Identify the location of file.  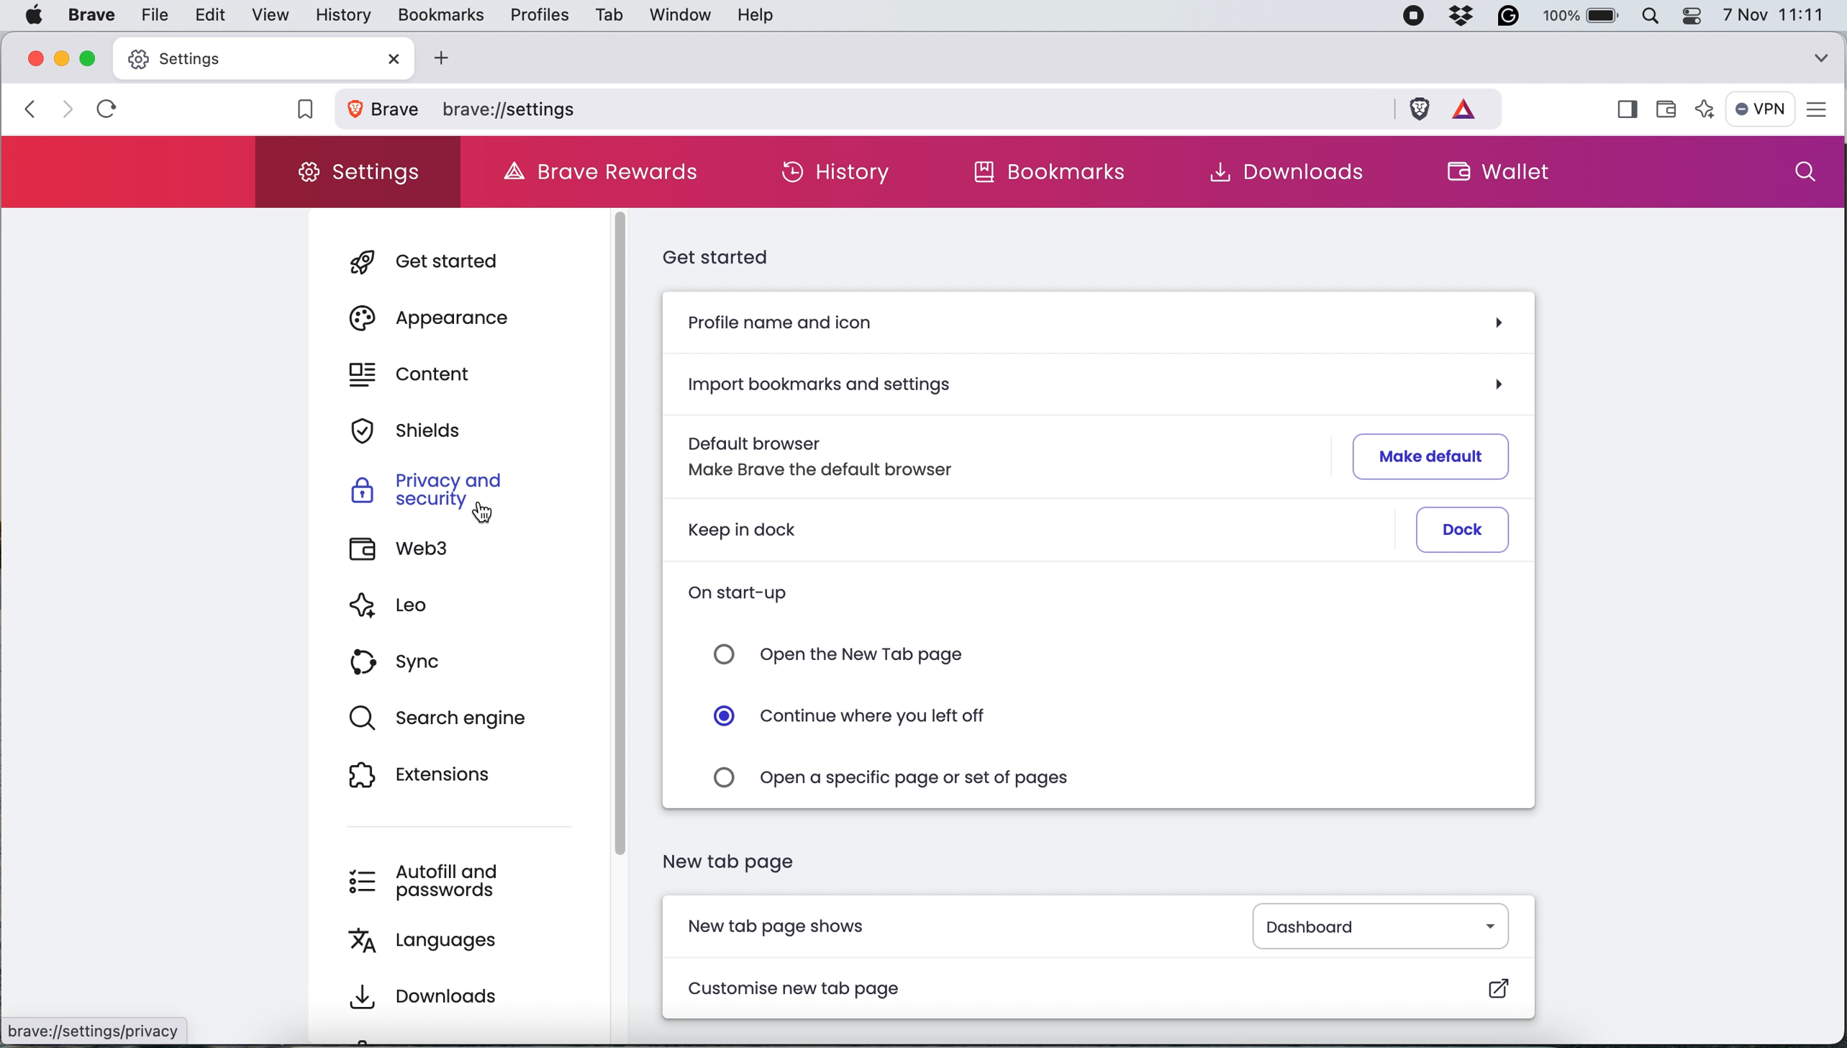
(151, 15).